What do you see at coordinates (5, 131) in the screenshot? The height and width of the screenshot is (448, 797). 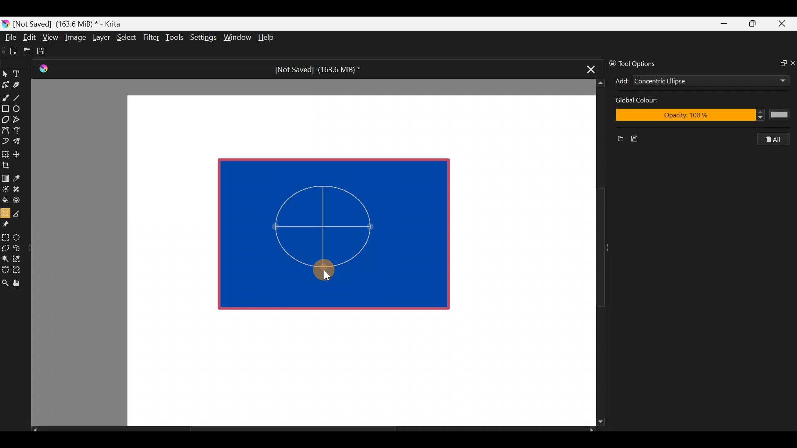 I see `Bezier curve tool` at bounding box center [5, 131].